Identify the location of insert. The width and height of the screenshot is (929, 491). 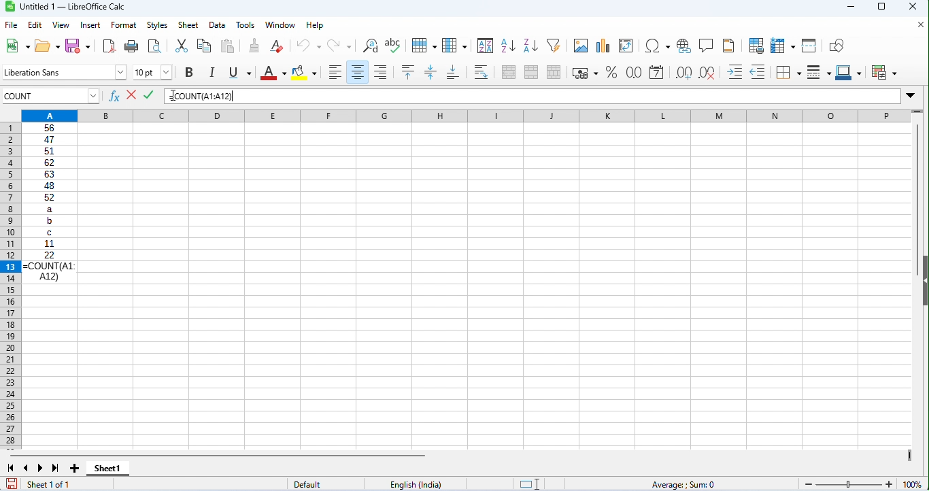
(90, 26).